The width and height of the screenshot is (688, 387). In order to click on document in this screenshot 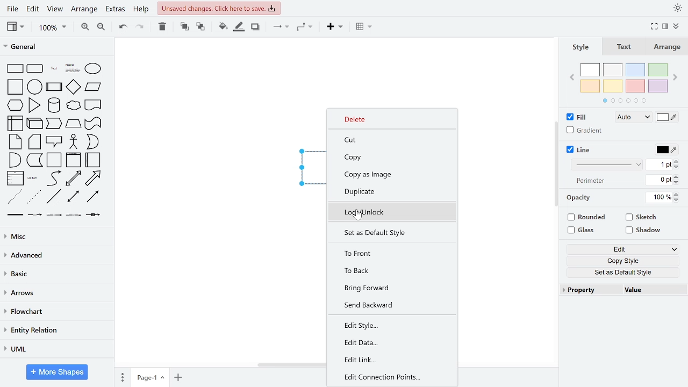, I will do `click(93, 105)`.